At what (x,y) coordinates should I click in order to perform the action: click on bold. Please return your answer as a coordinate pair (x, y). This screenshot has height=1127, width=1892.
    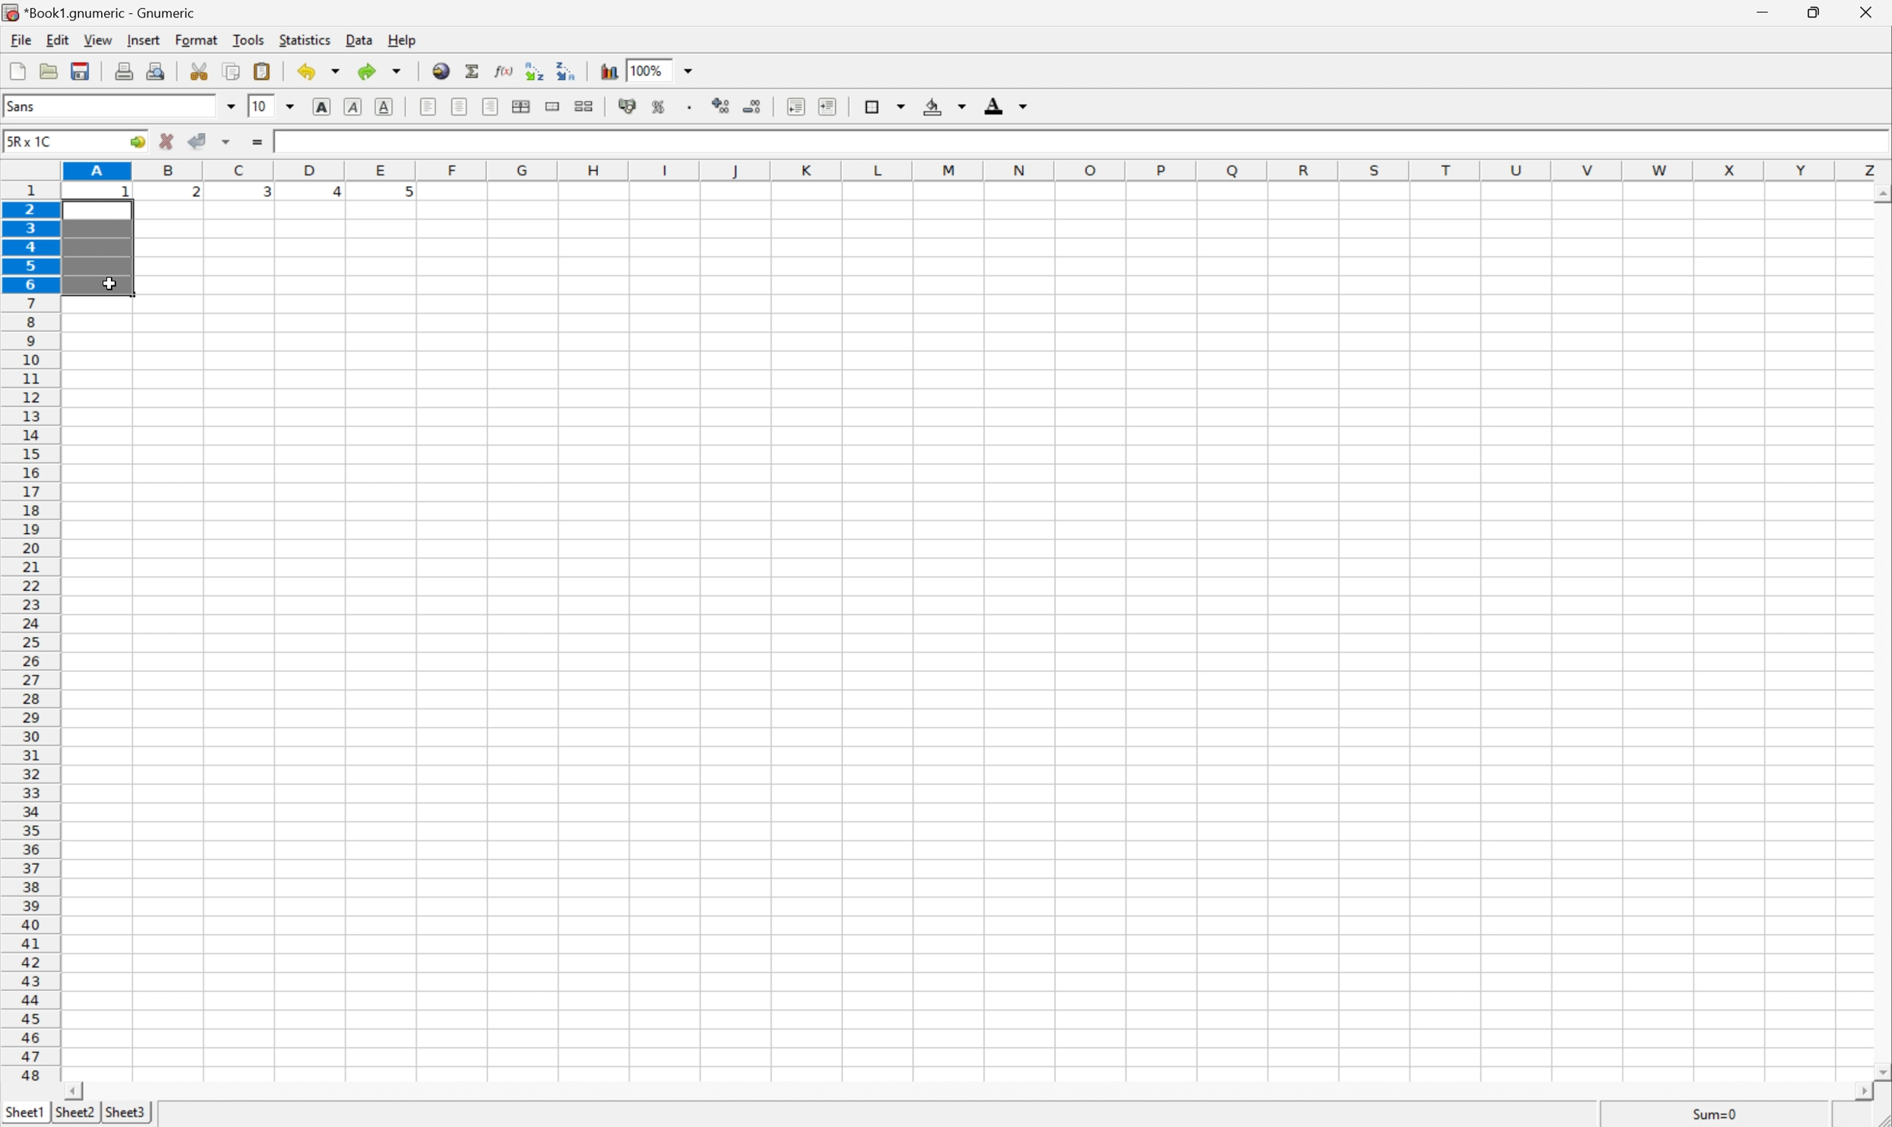
    Looking at the image, I should click on (325, 106).